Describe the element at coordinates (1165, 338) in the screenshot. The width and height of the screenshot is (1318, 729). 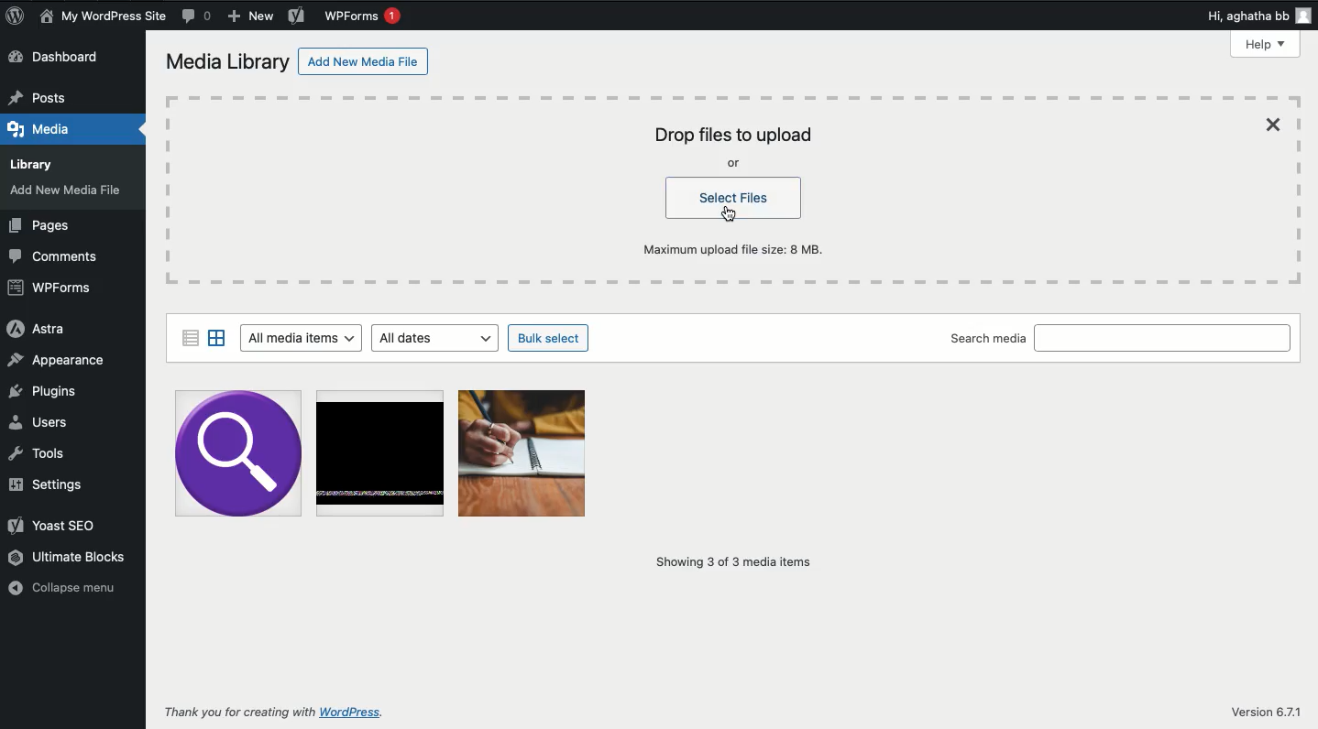
I see `Search` at that location.